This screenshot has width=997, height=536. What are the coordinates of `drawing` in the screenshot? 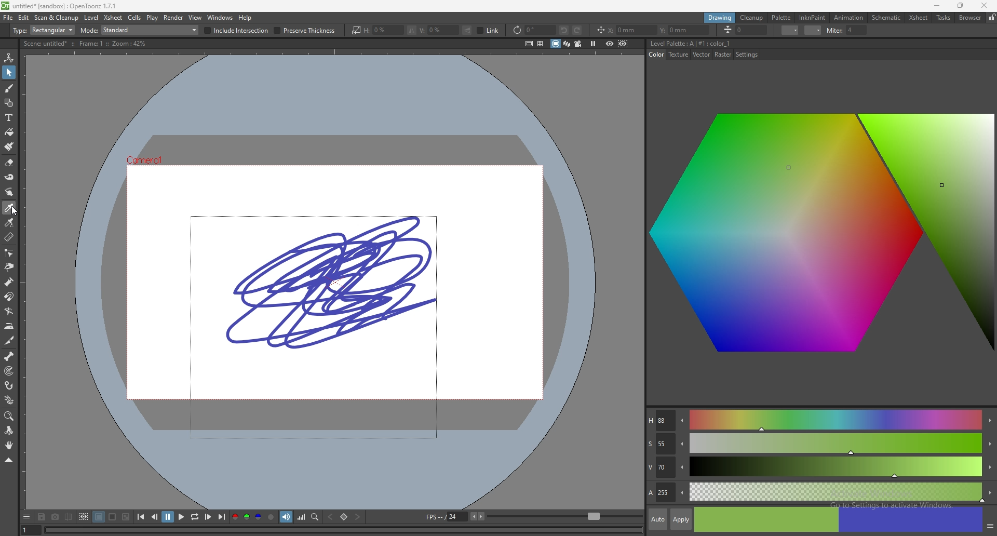 It's located at (335, 282).